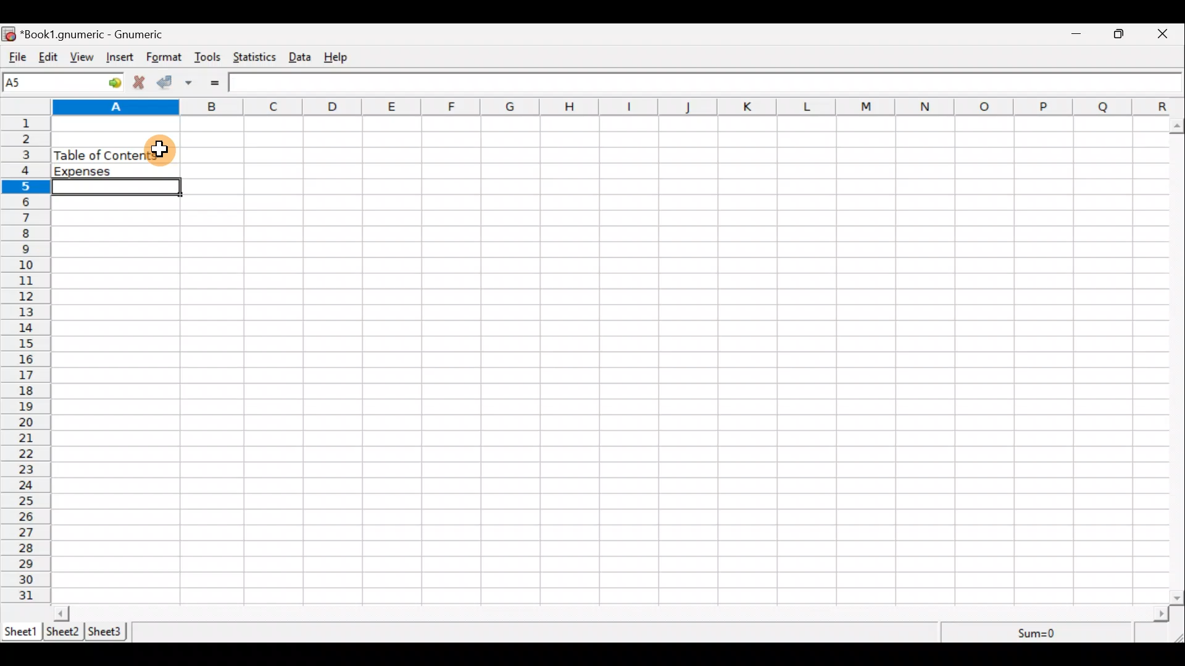 The width and height of the screenshot is (1185, 666). I want to click on scroll down, so click(1178, 598).